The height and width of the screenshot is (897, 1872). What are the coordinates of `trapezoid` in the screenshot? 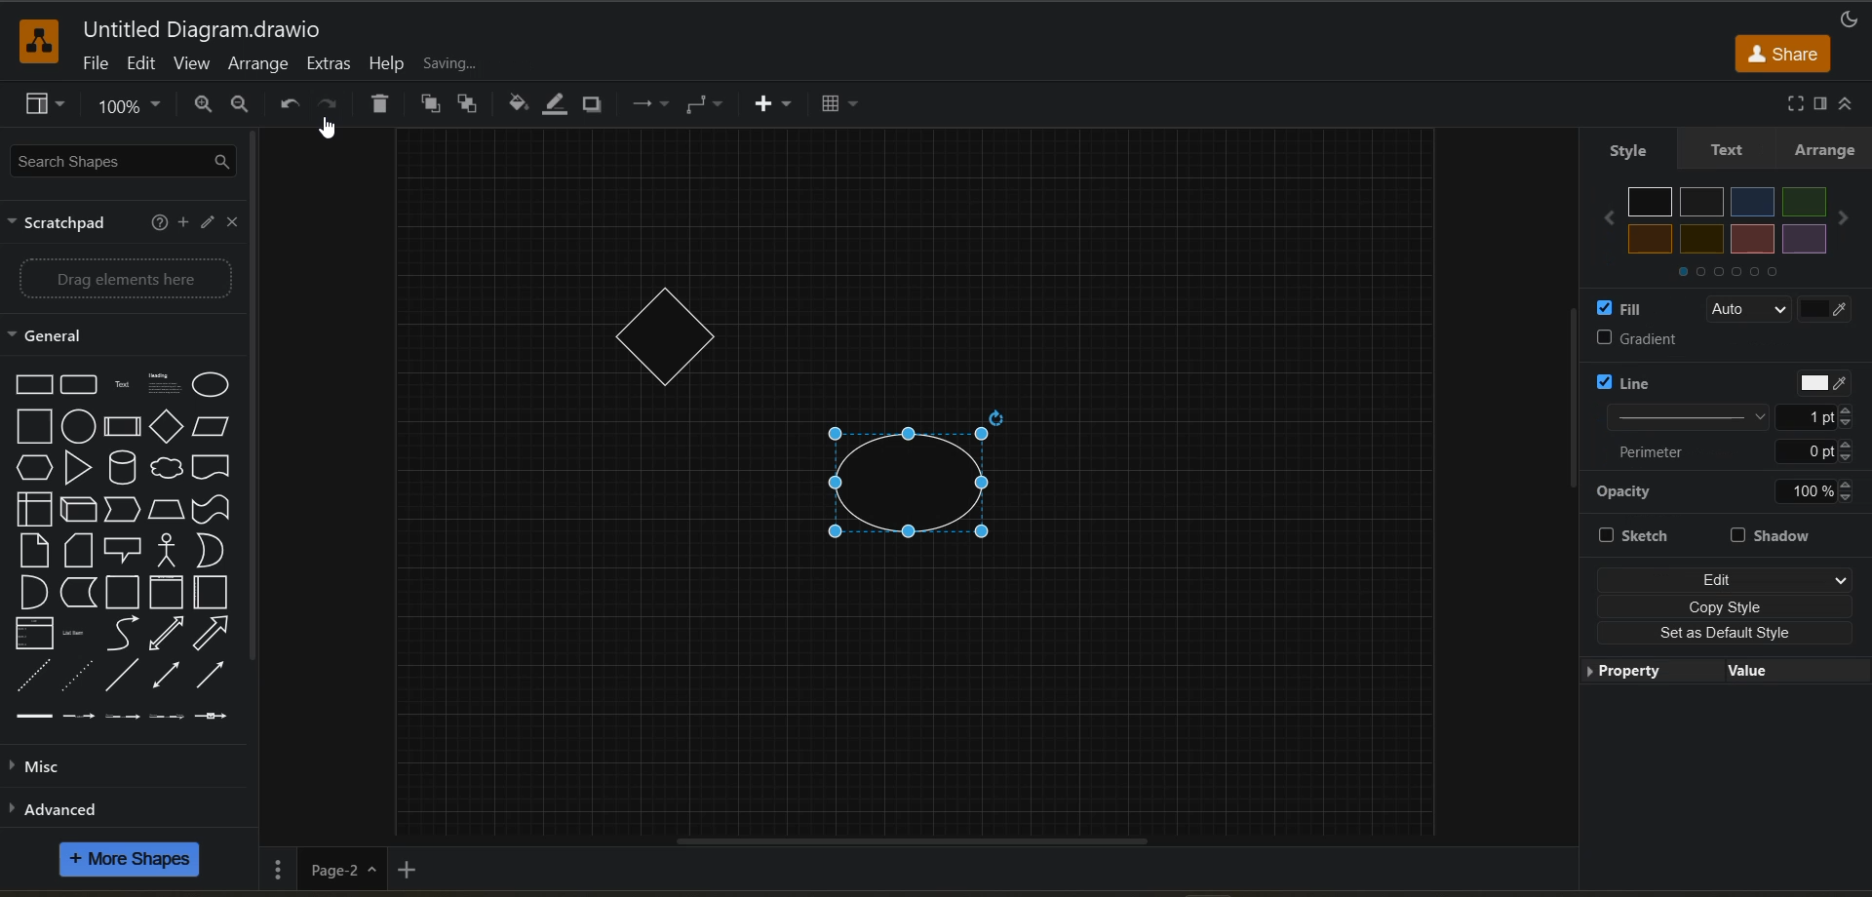 It's located at (167, 509).